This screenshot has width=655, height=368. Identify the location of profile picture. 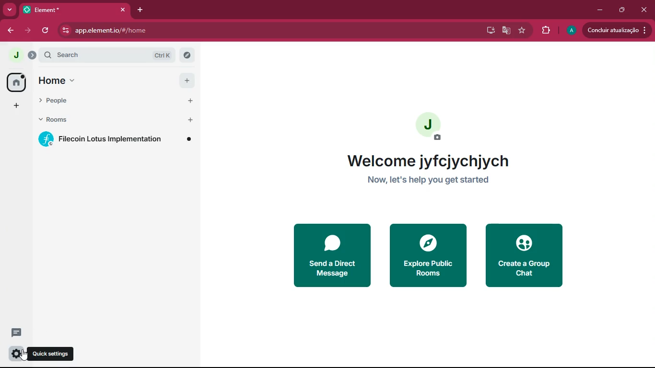
(432, 126).